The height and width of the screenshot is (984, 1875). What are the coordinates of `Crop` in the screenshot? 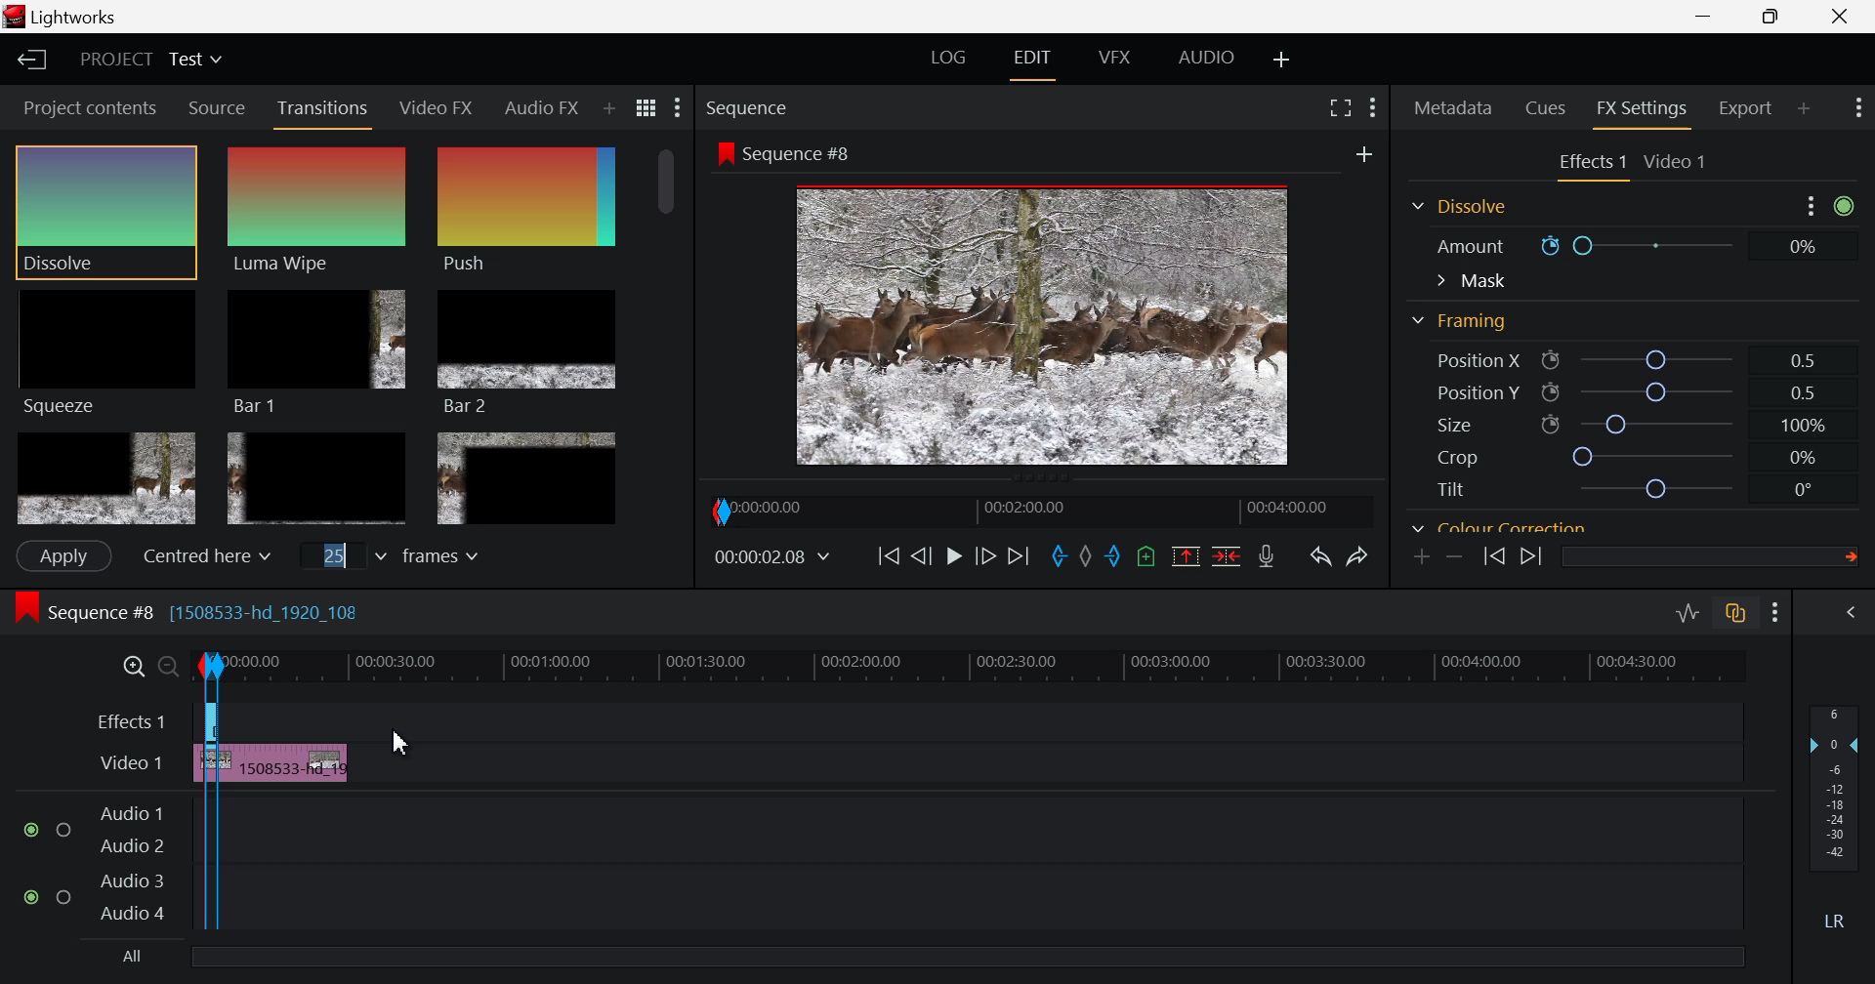 It's located at (1612, 342).